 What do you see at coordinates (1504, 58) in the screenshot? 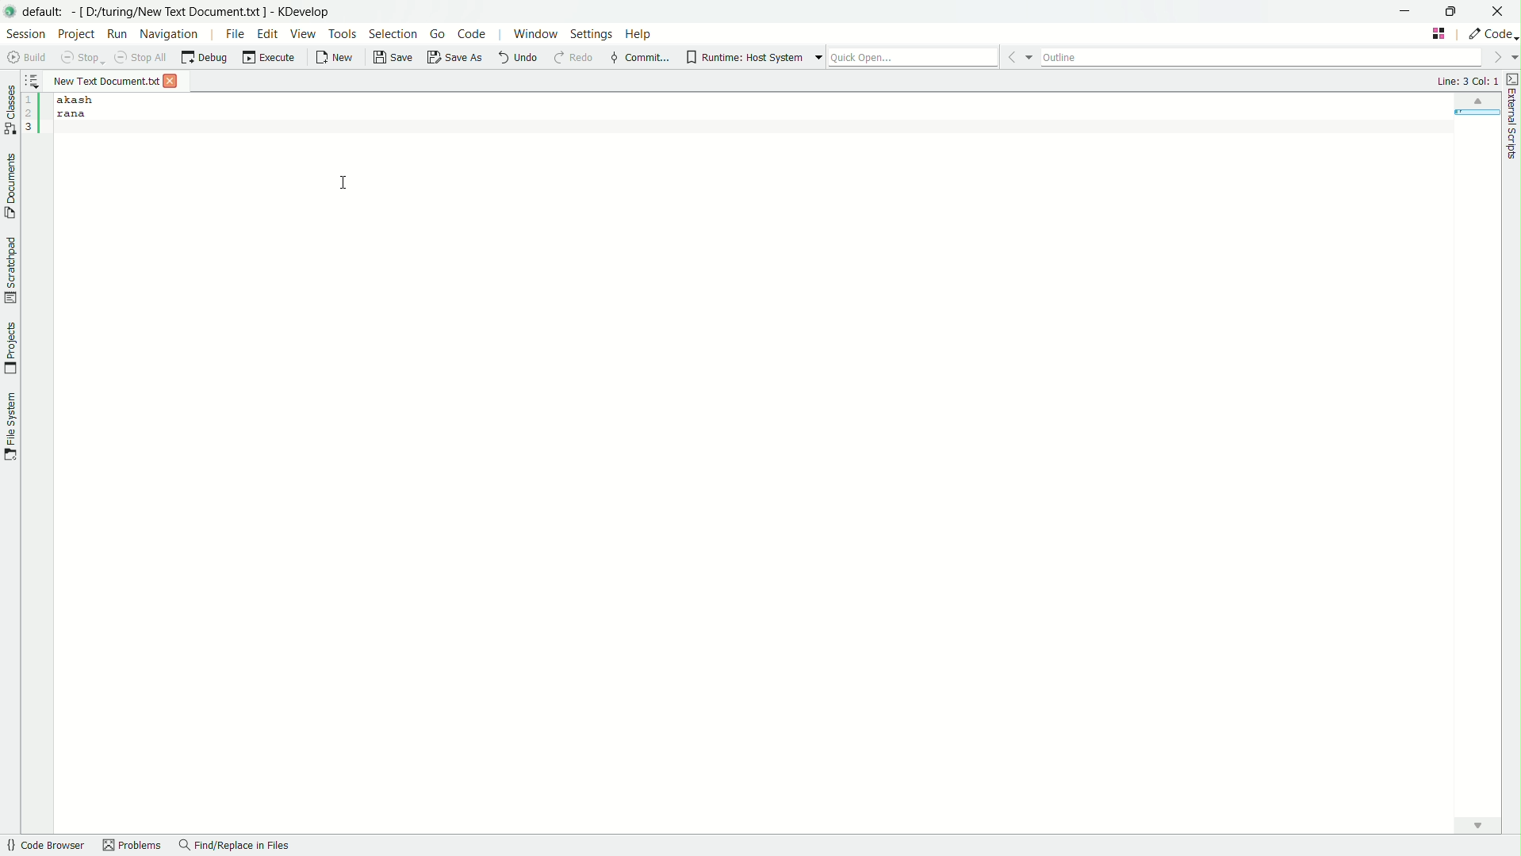
I see `more options` at bounding box center [1504, 58].